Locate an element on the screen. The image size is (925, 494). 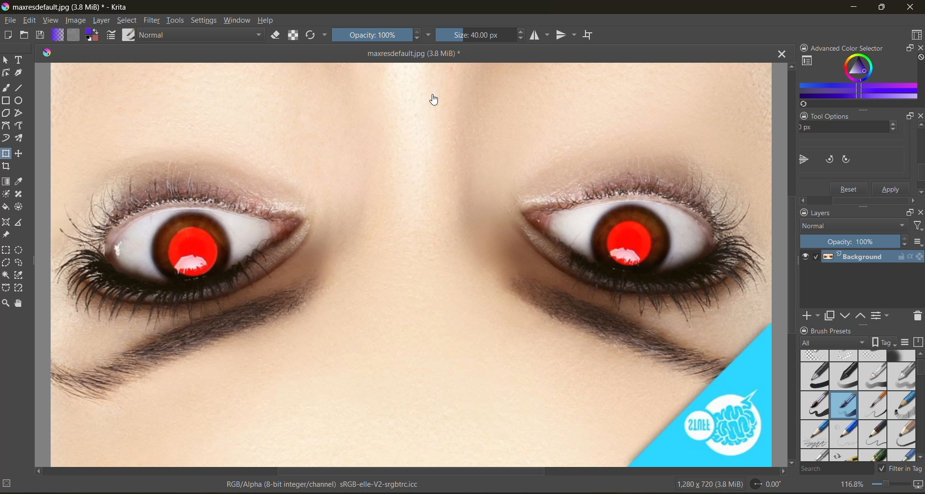
close docker is located at coordinates (919, 49).